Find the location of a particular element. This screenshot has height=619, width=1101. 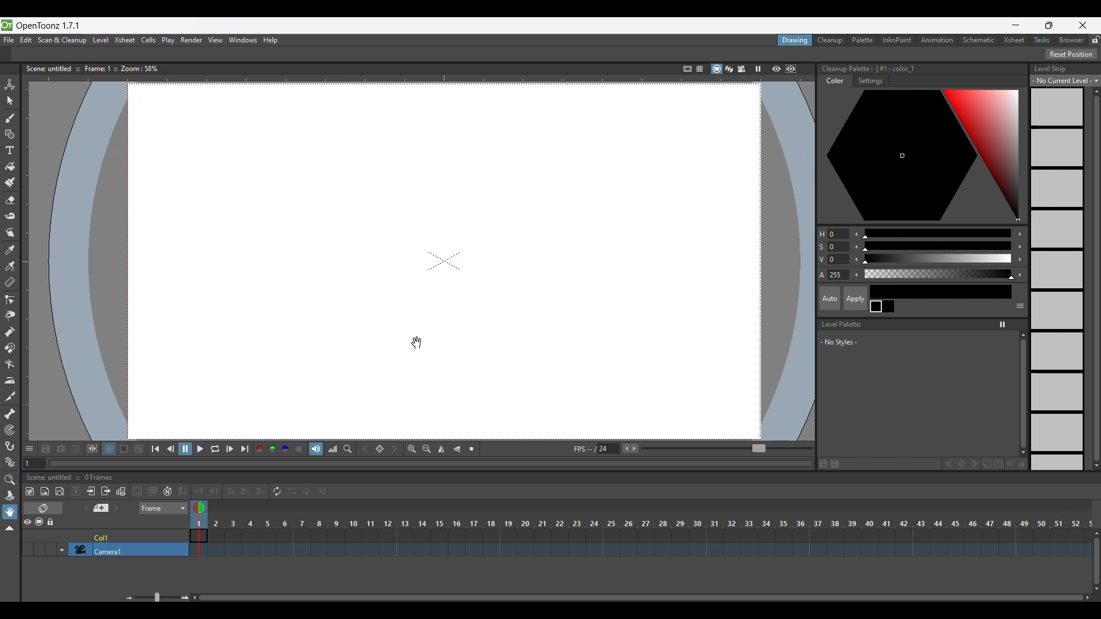

Tracker tool is located at coordinates (10, 430).